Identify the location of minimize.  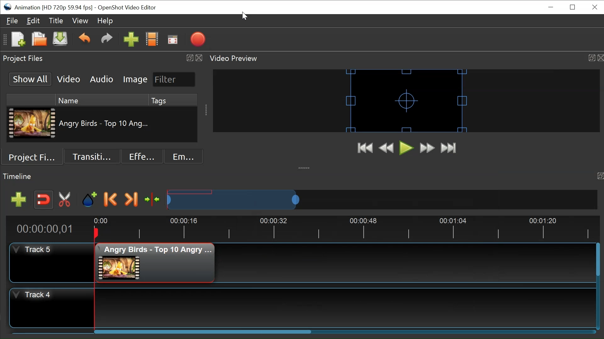
(551, 7).